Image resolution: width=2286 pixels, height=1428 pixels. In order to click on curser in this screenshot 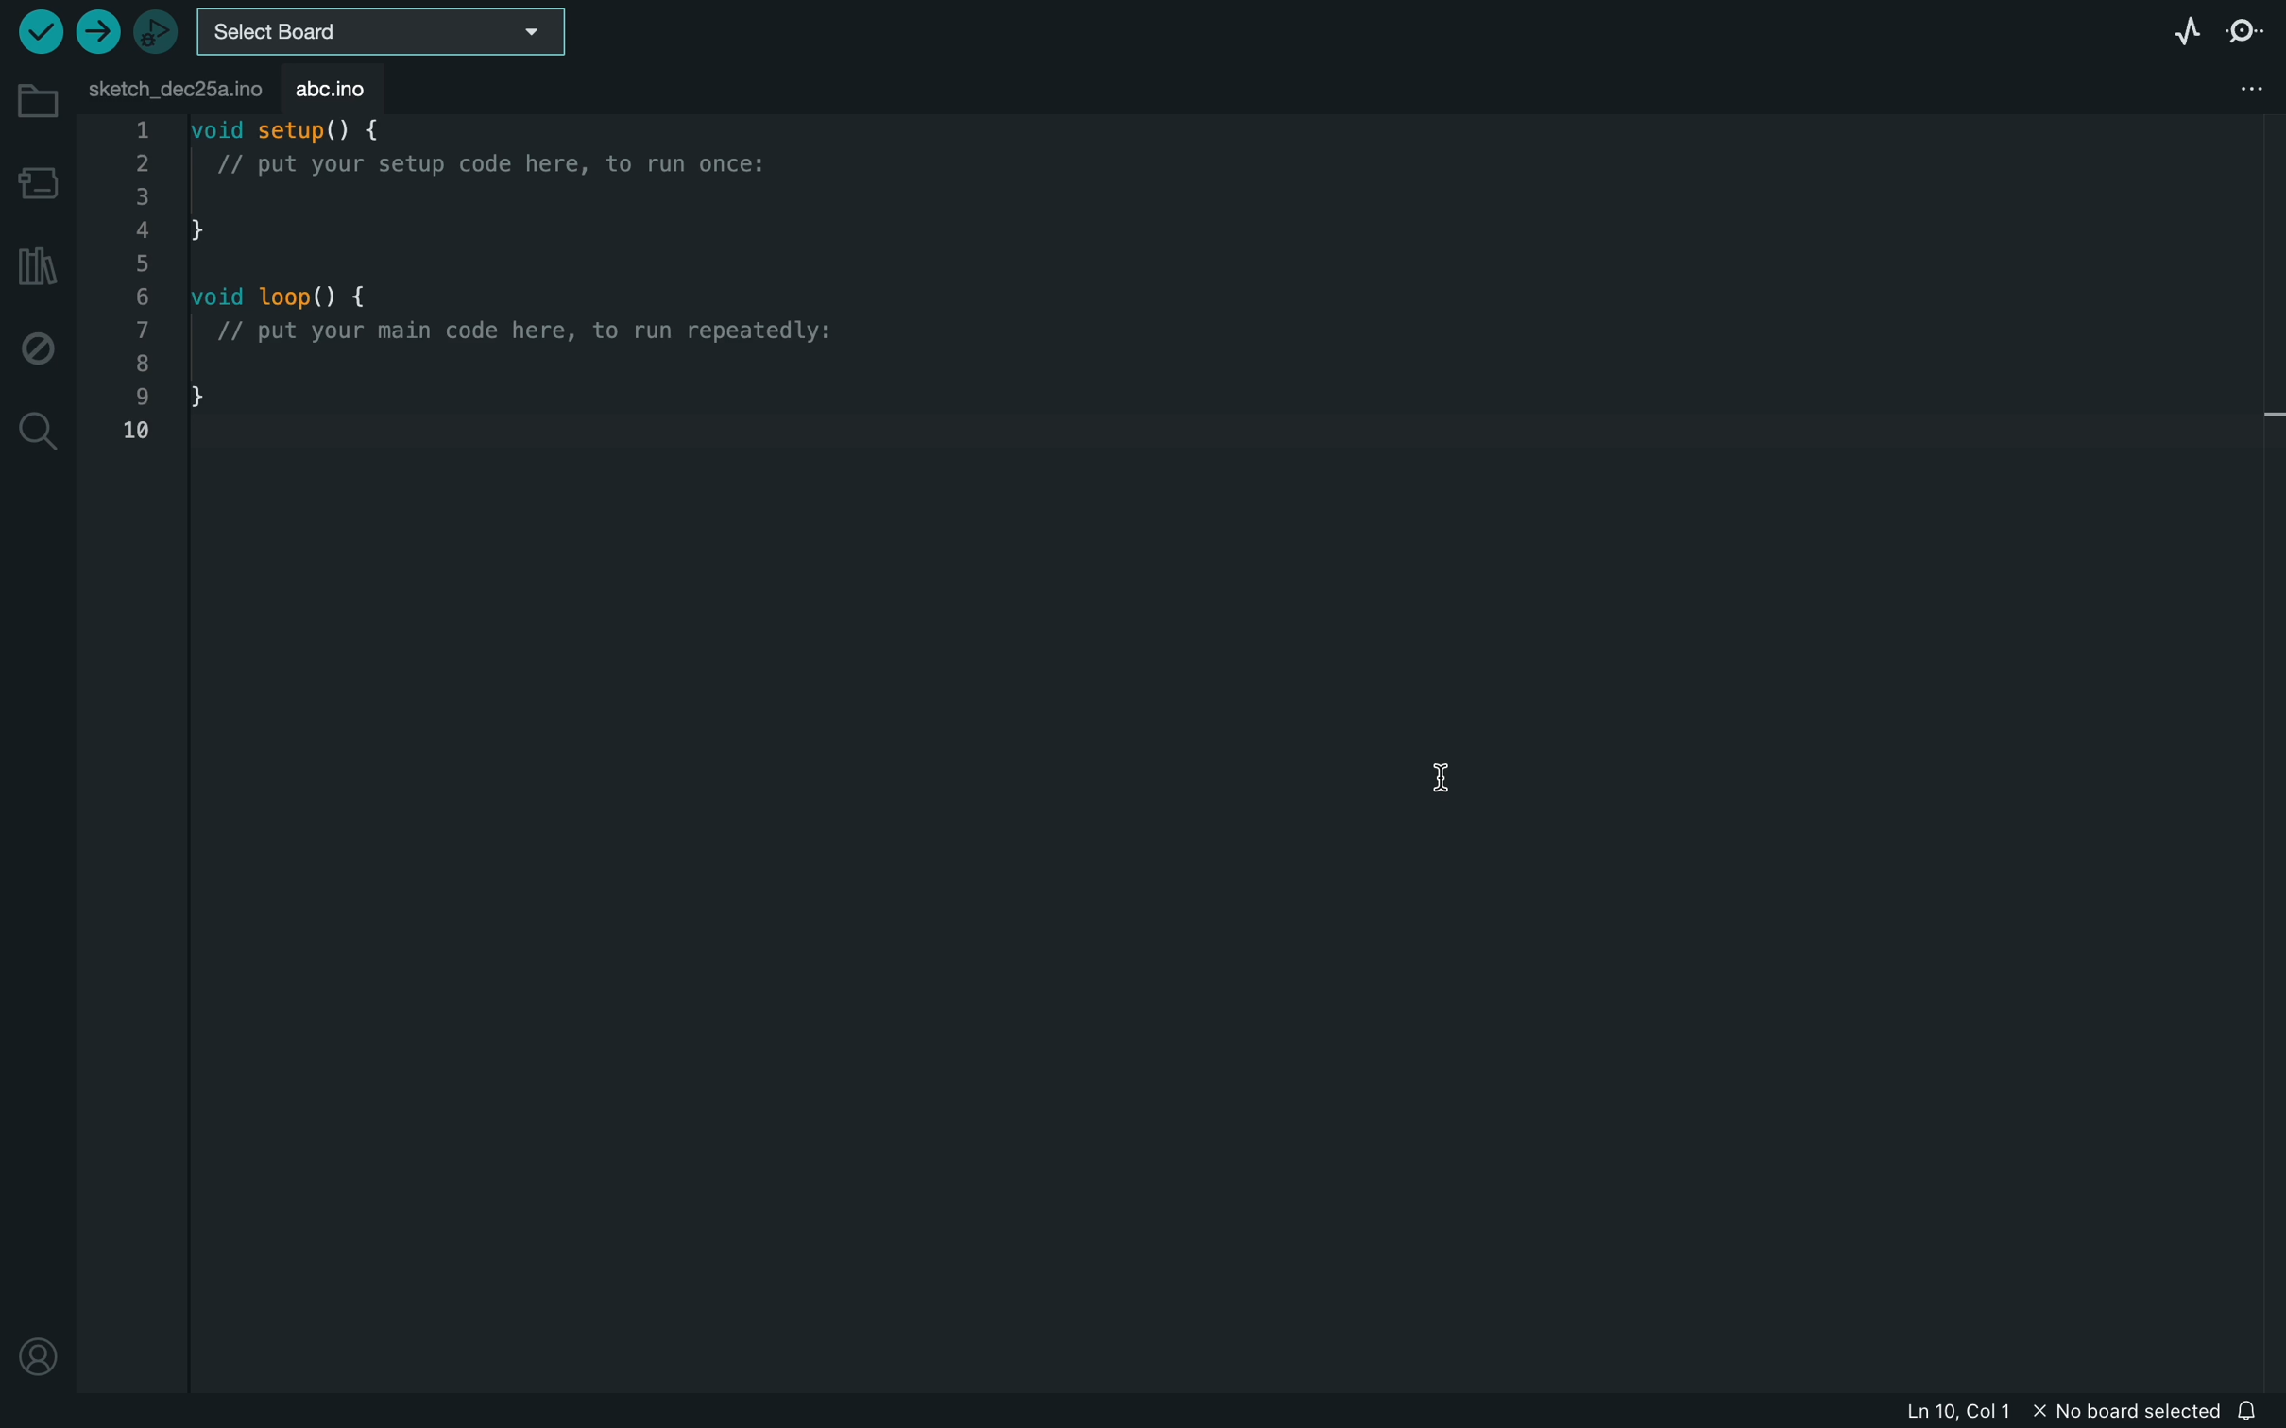, I will do `click(1438, 777)`.